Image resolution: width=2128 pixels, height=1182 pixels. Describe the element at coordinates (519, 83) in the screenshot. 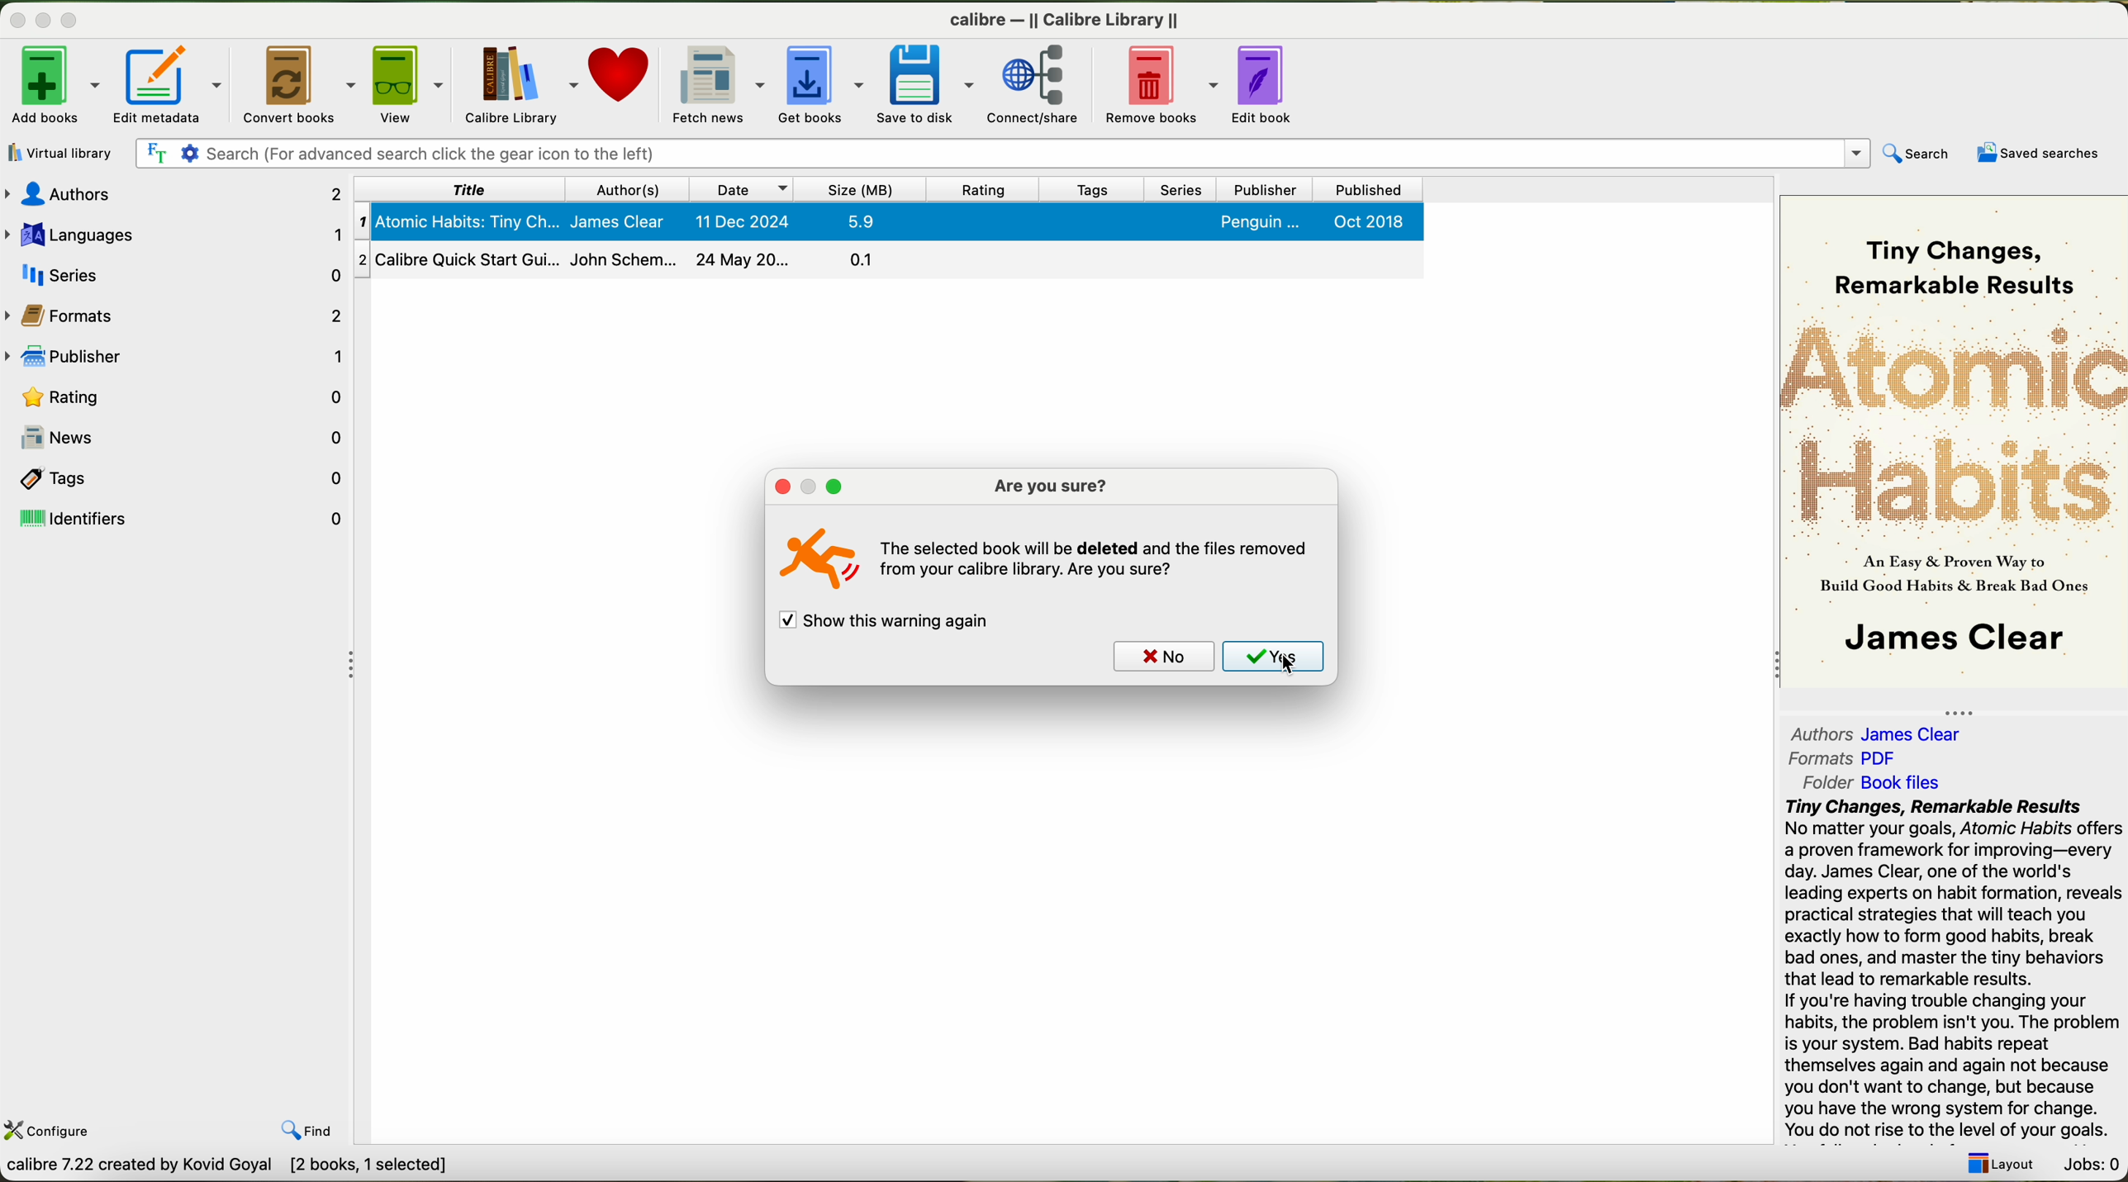

I see `calibre library` at that location.